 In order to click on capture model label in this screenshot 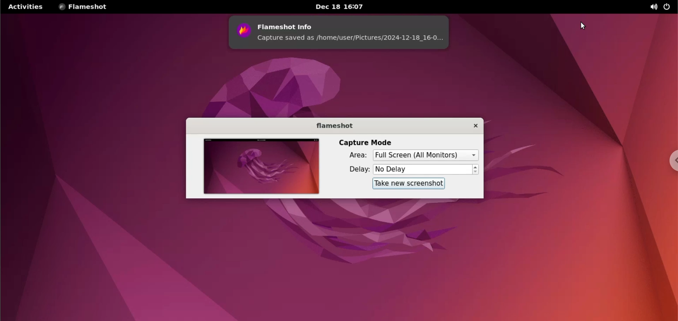, I will do `click(365, 142)`.